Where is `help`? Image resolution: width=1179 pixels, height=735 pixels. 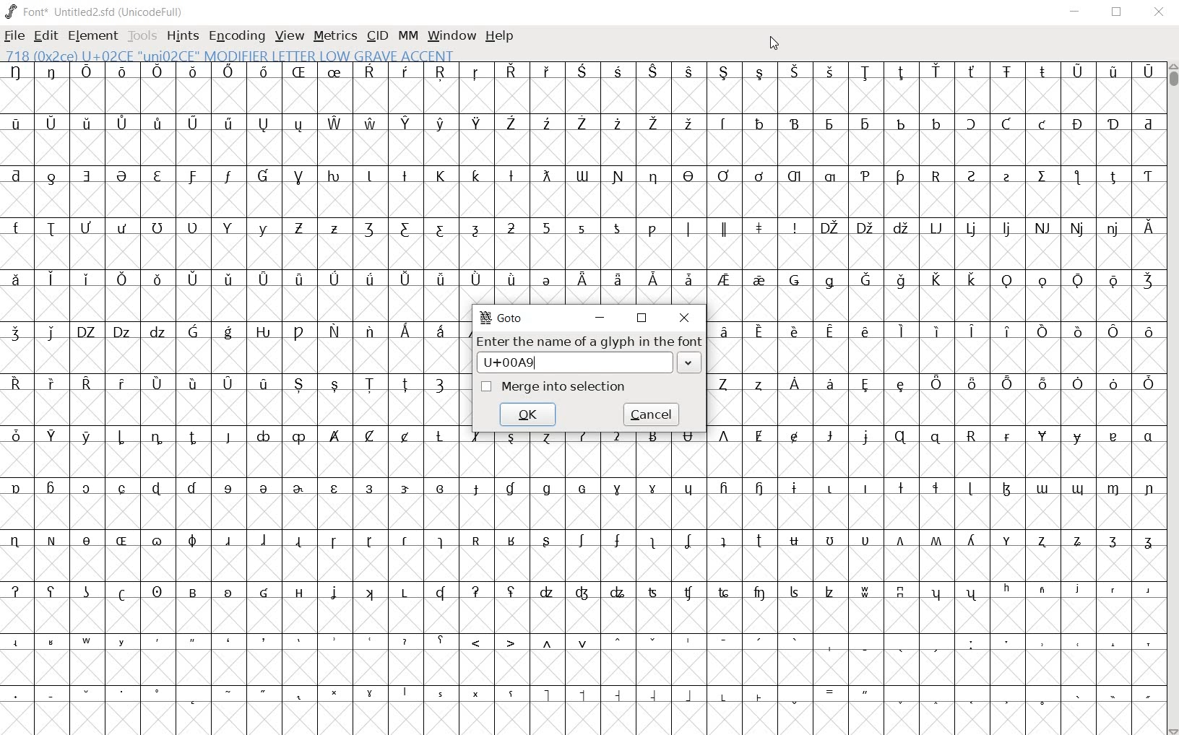
help is located at coordinates (499, 36).